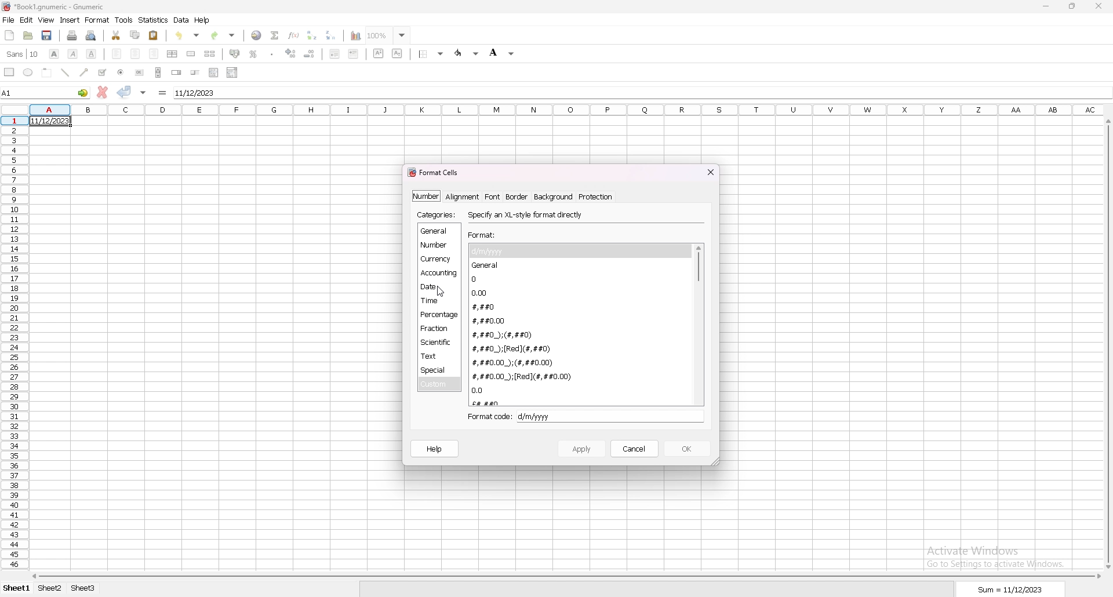 This screenshot has height=597, width=1113. What do you see at coordinates (492, 321) in the screenshot?
I see `#,##0.00` at bounding box center [492, 321].